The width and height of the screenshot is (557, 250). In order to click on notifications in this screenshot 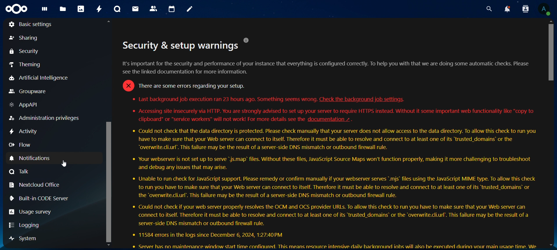, I will do `click(508, 10)`.